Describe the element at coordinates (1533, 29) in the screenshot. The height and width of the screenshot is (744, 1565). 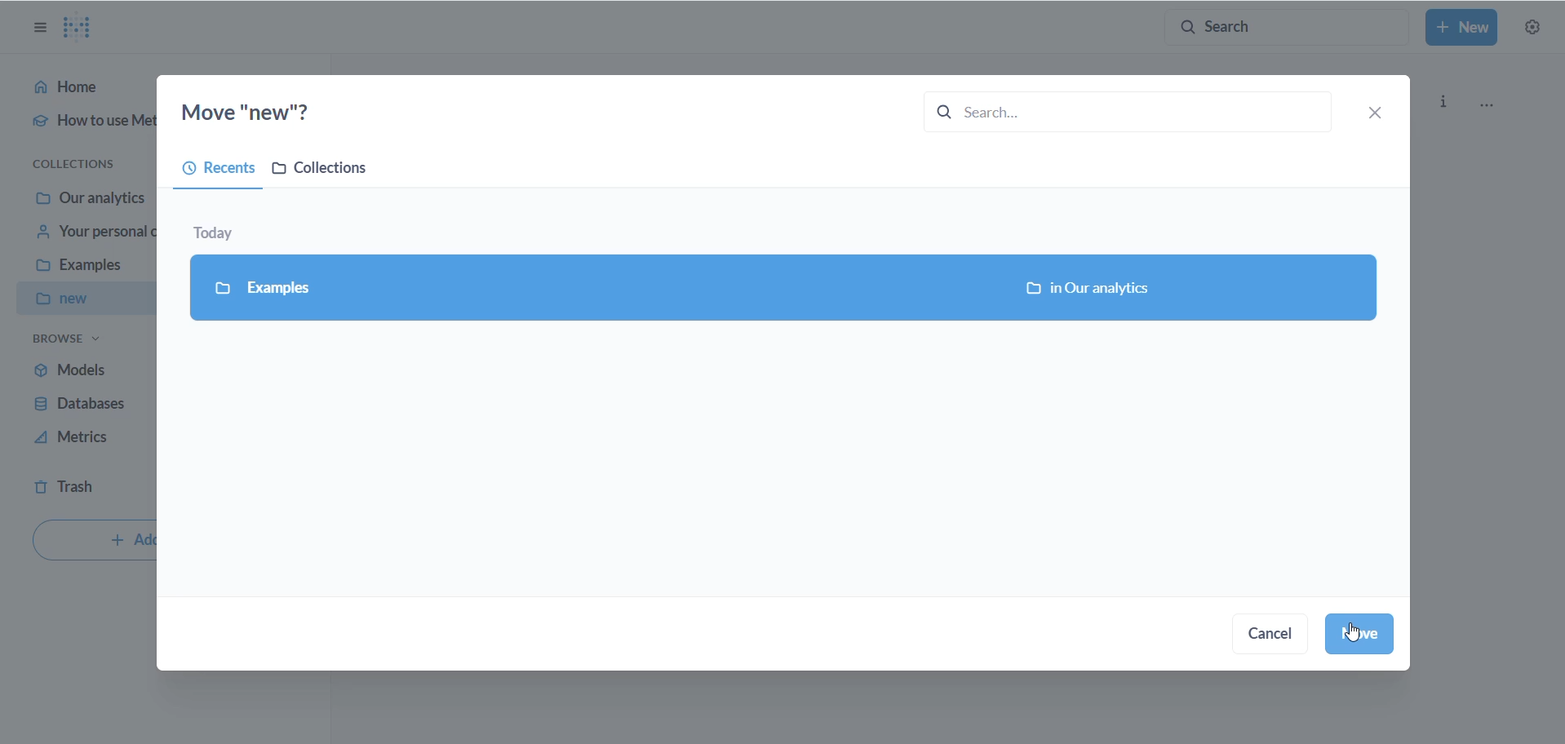
I see `settings` at that location.